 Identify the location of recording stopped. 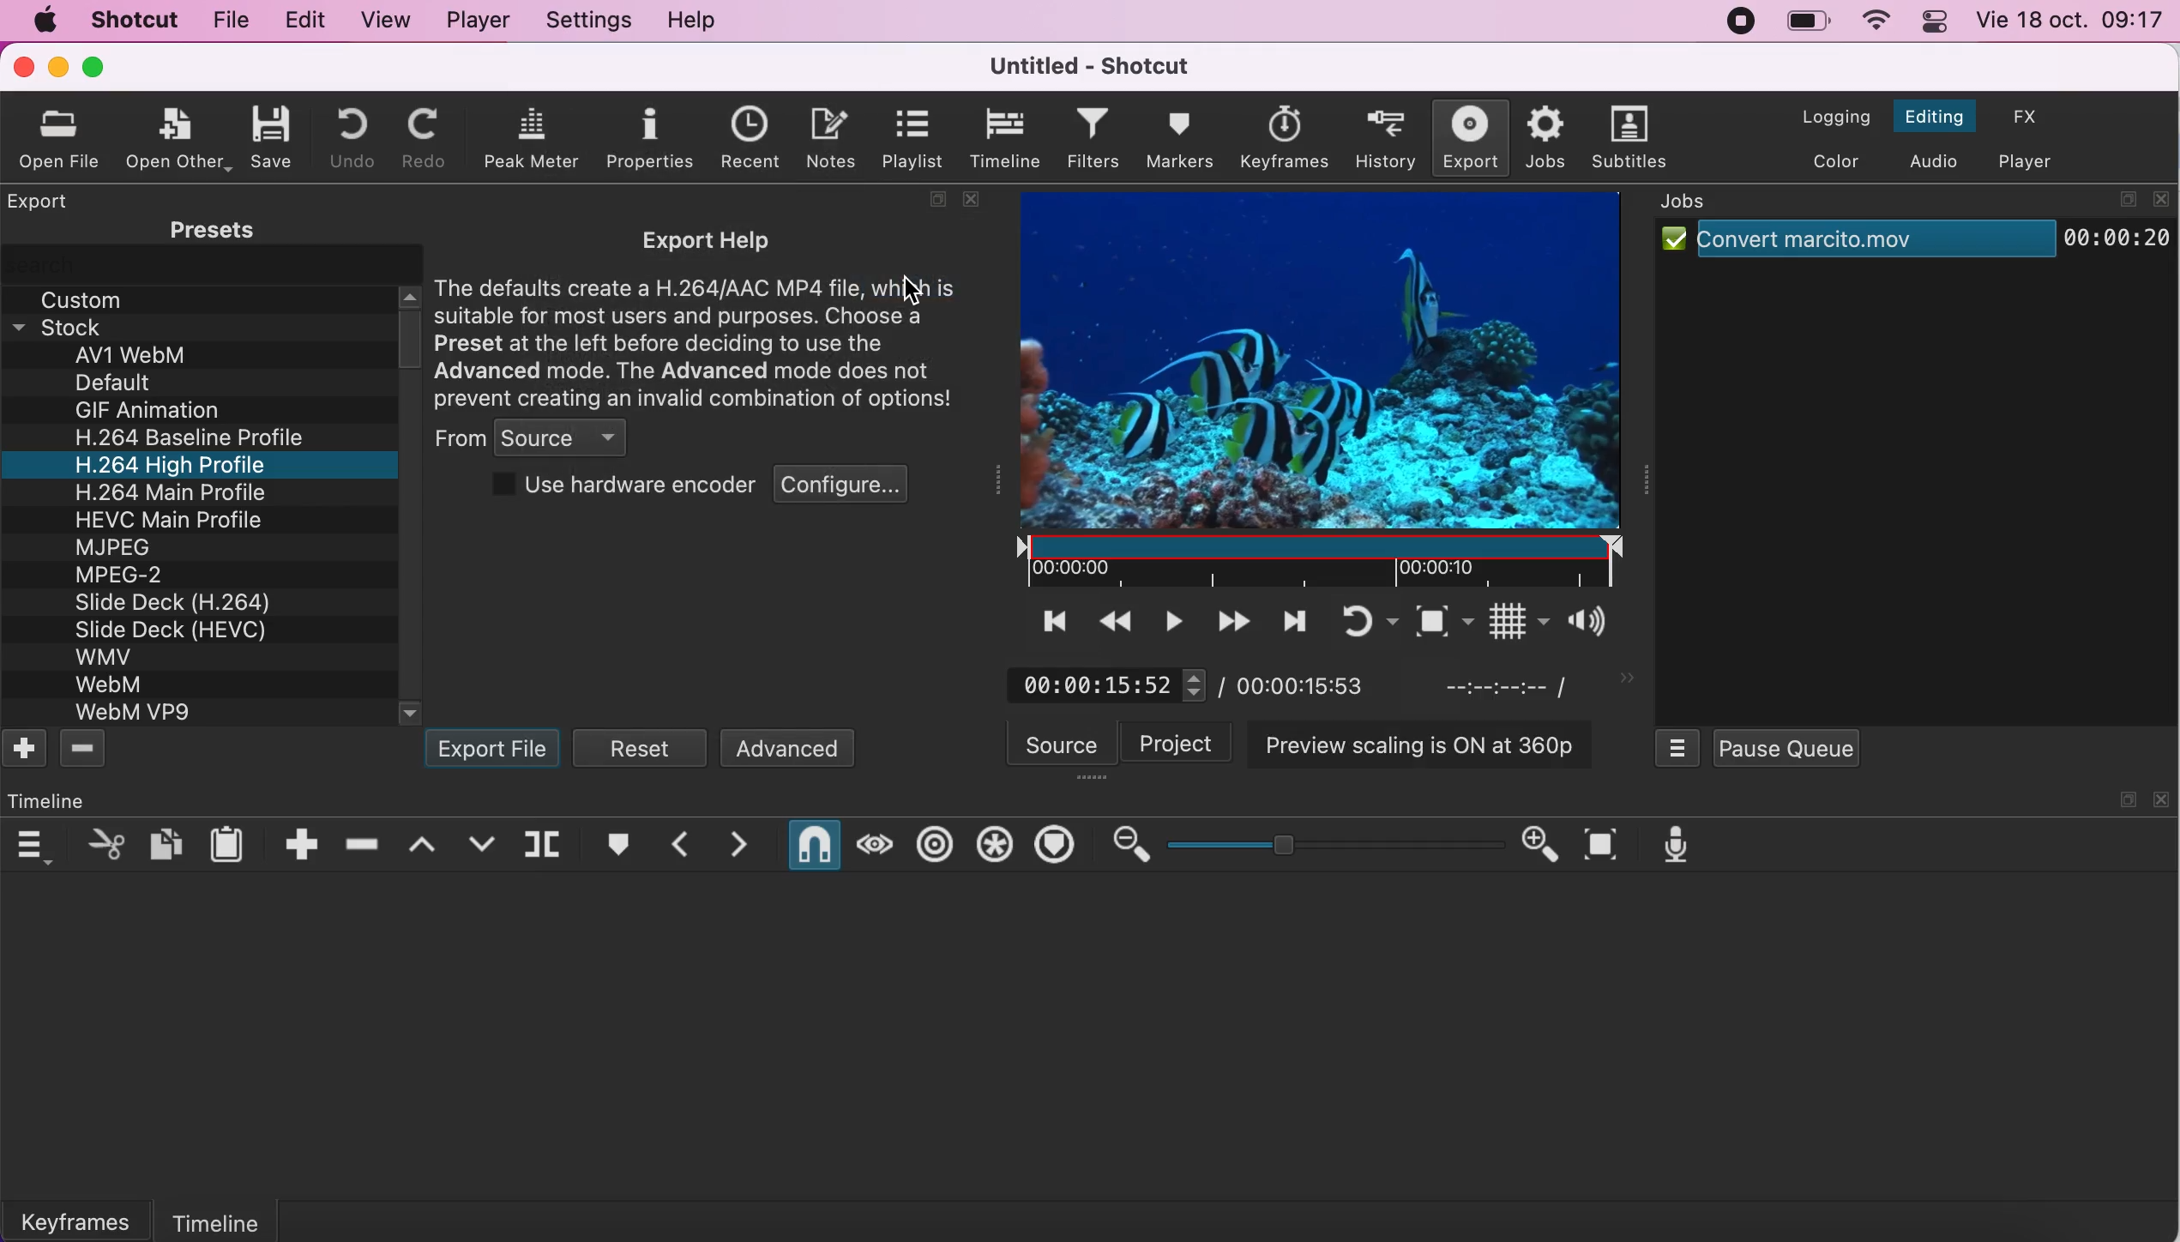
(1737, 20).